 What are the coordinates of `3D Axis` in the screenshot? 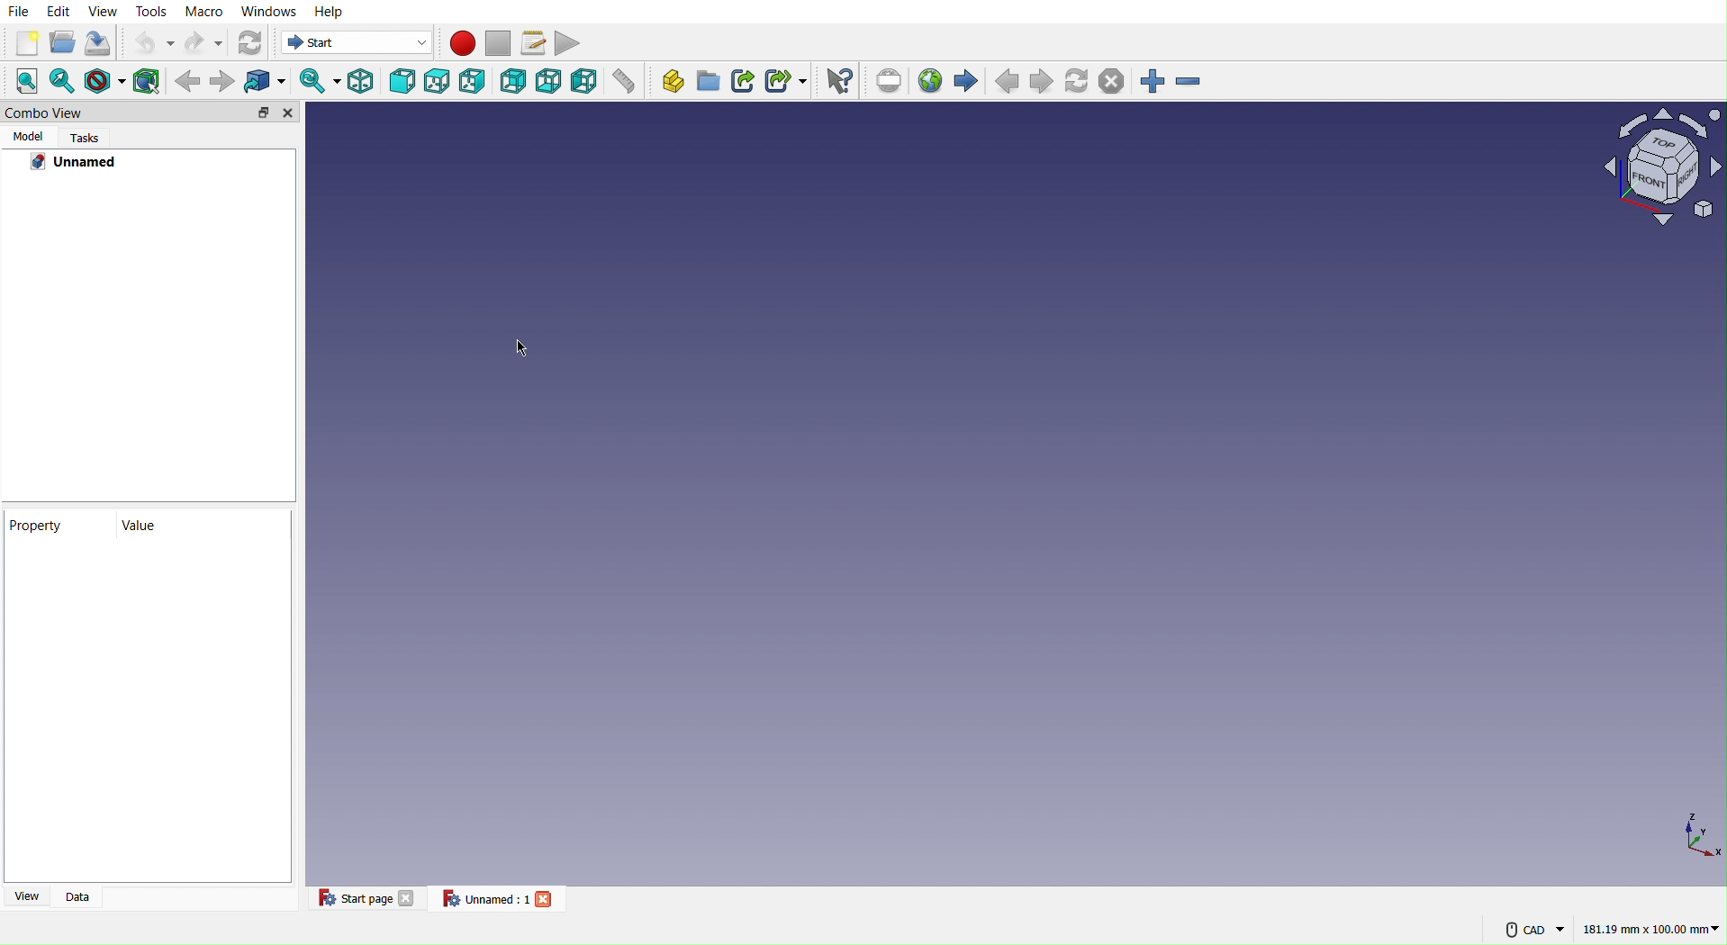 It's located at (1698, 833).